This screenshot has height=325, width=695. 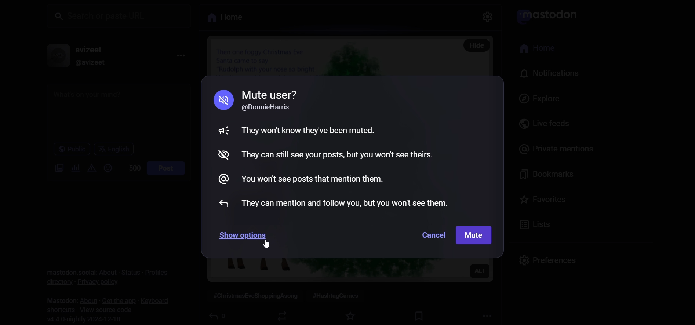 I want to click on cancel, so click(x=434, y=235).